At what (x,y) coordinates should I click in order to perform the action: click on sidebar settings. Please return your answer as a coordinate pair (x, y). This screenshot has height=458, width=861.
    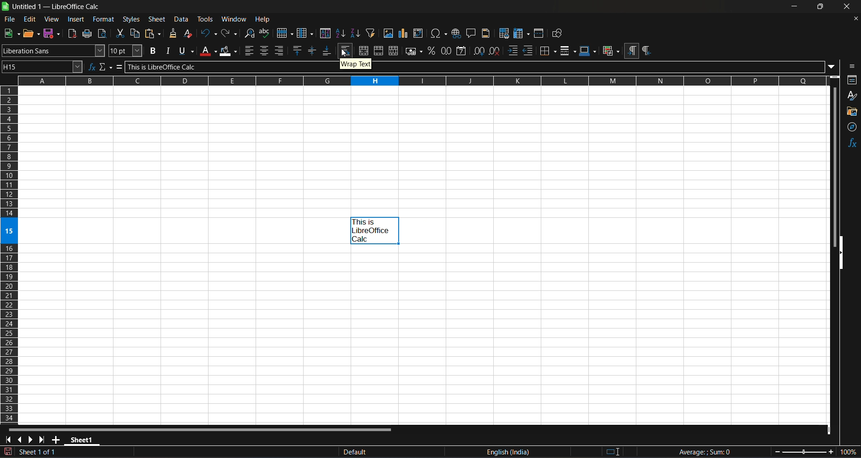
    Looking at the image, I should click on (851, 67).